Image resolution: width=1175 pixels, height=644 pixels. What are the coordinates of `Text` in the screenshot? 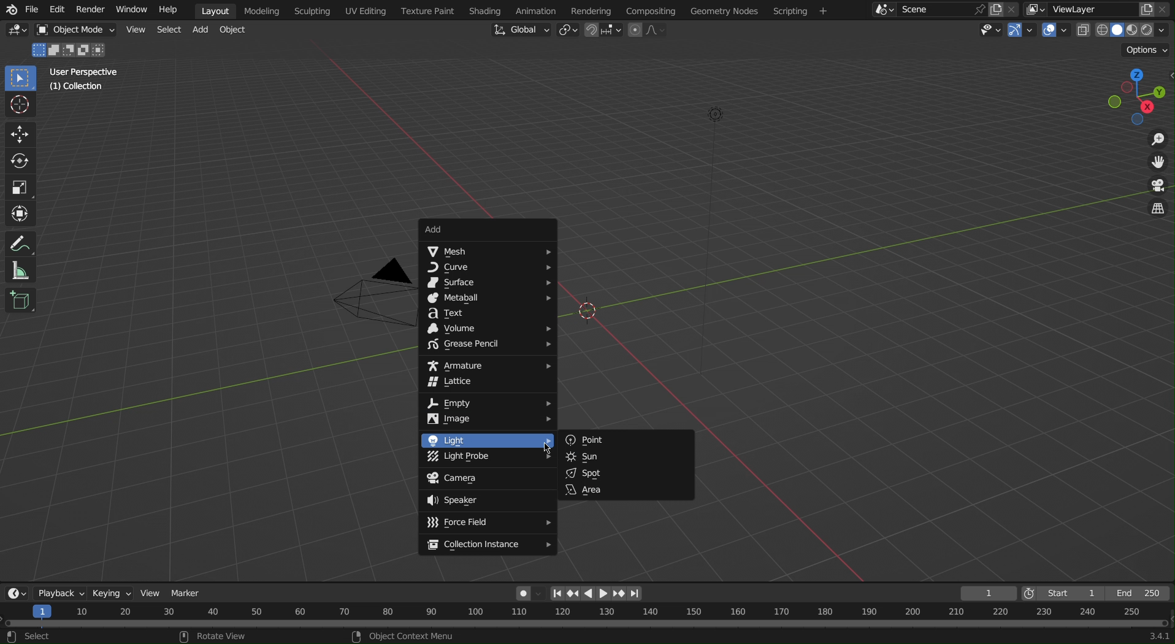 It's located at (486, 313).